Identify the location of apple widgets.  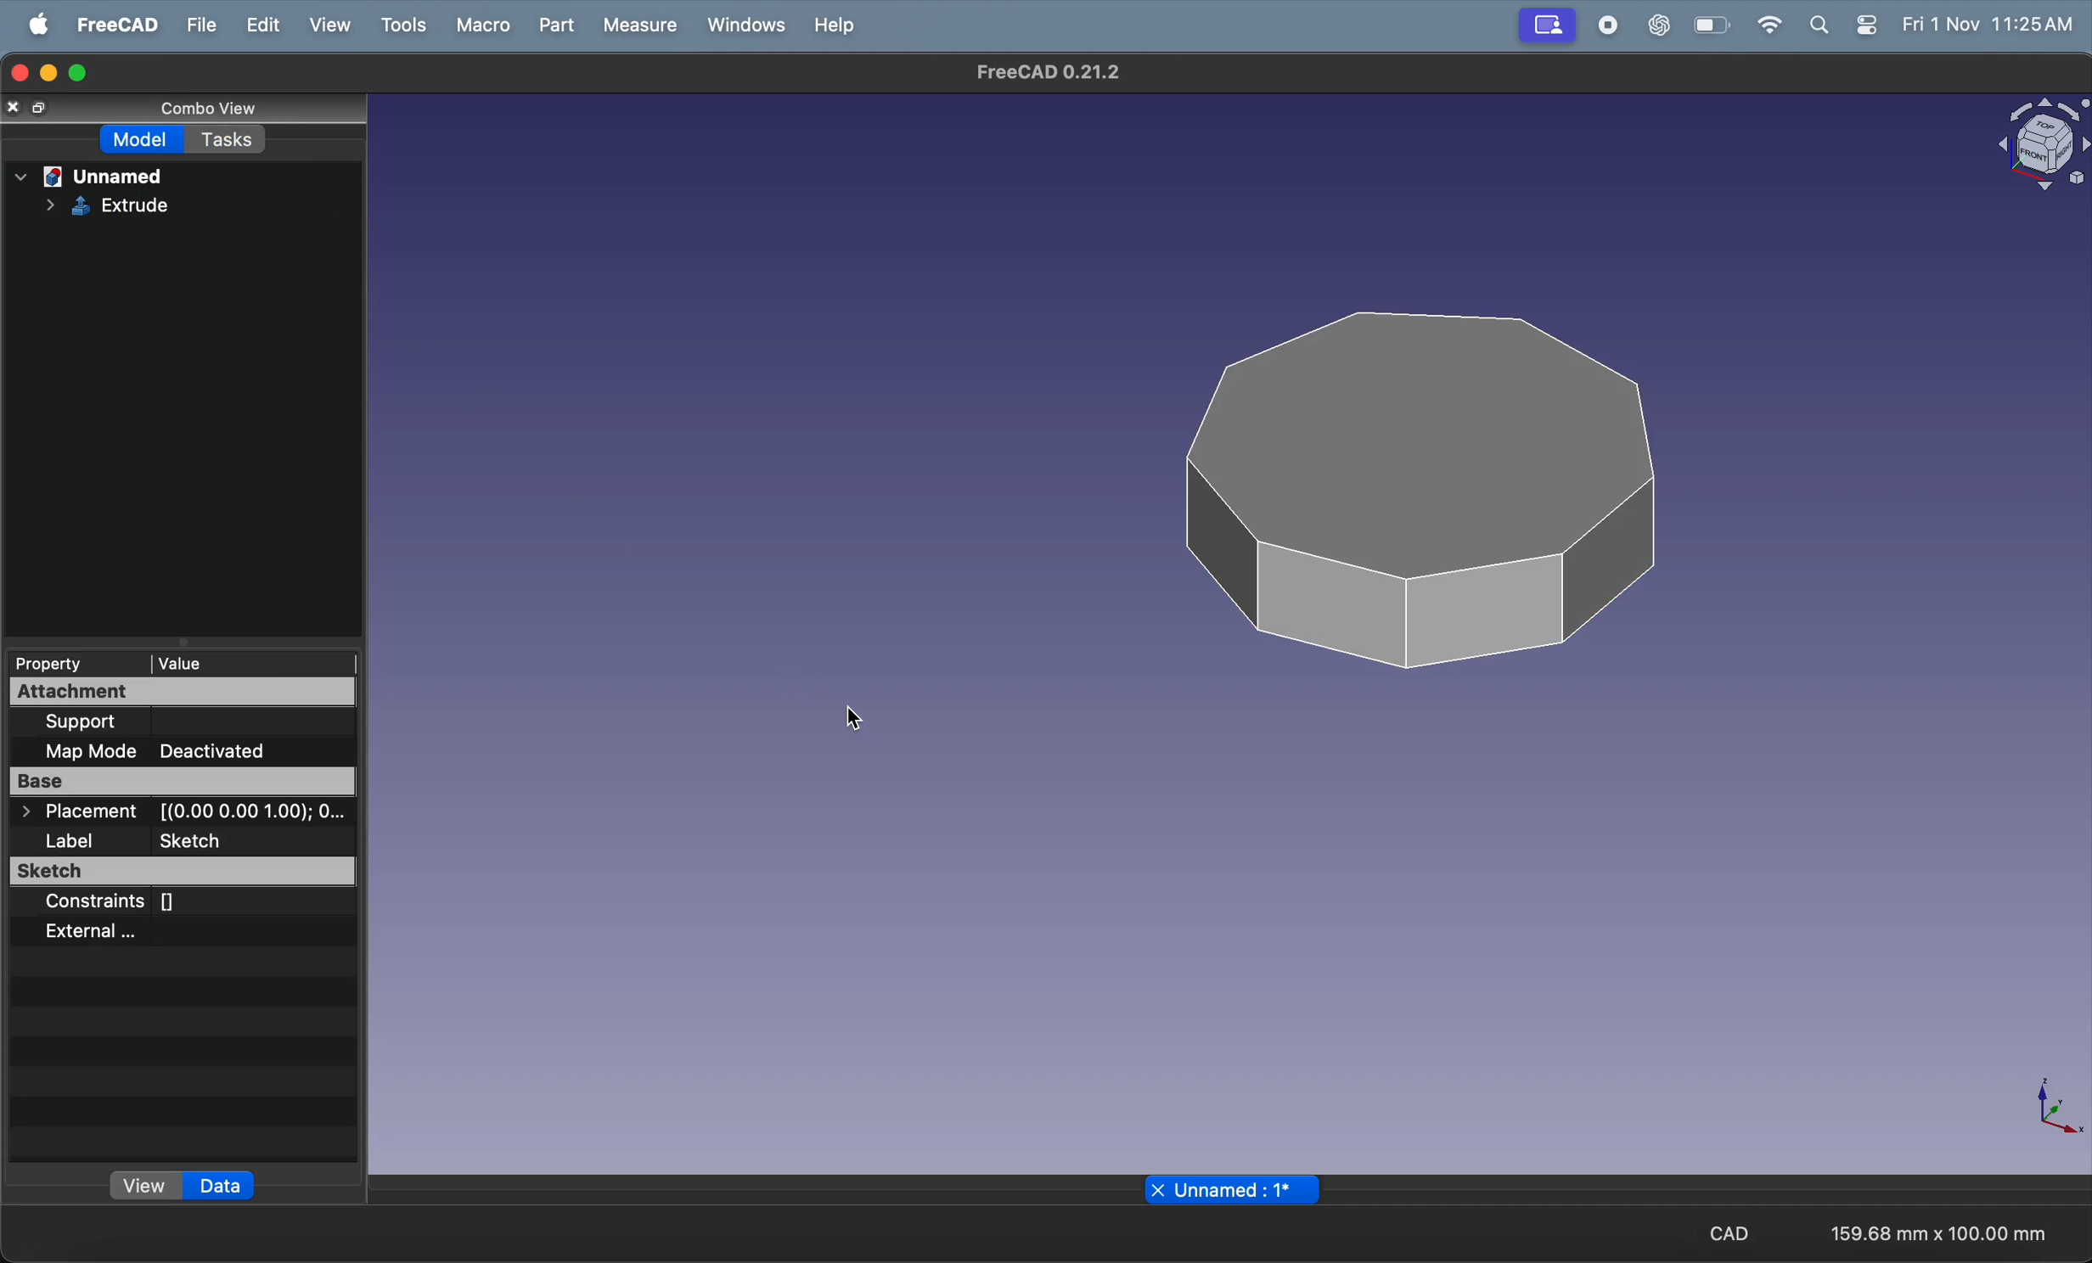
(1866, 24).